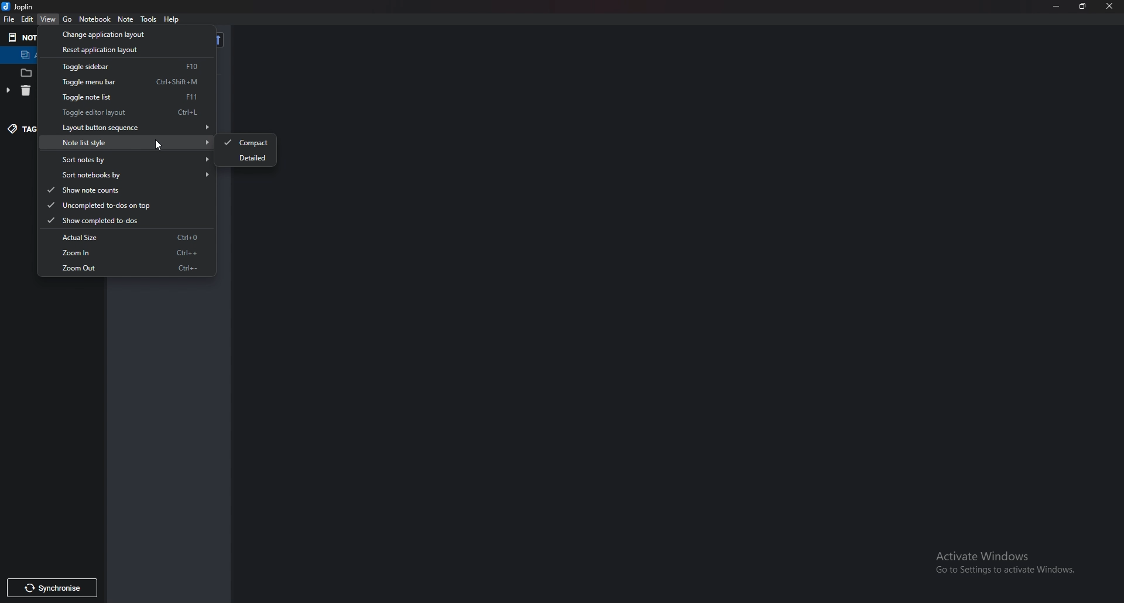  Describe the element at coordinates (1110, 7) in the screenshot. I see `close` at that location.